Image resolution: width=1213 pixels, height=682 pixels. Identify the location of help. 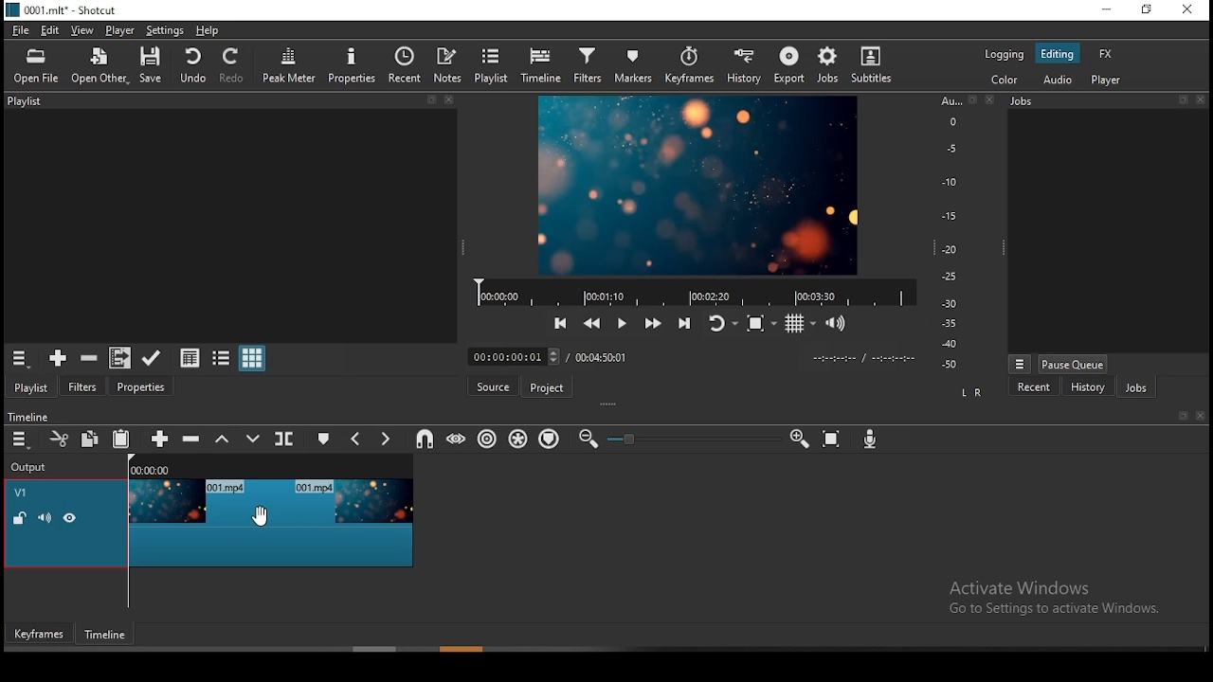
(212, 30).